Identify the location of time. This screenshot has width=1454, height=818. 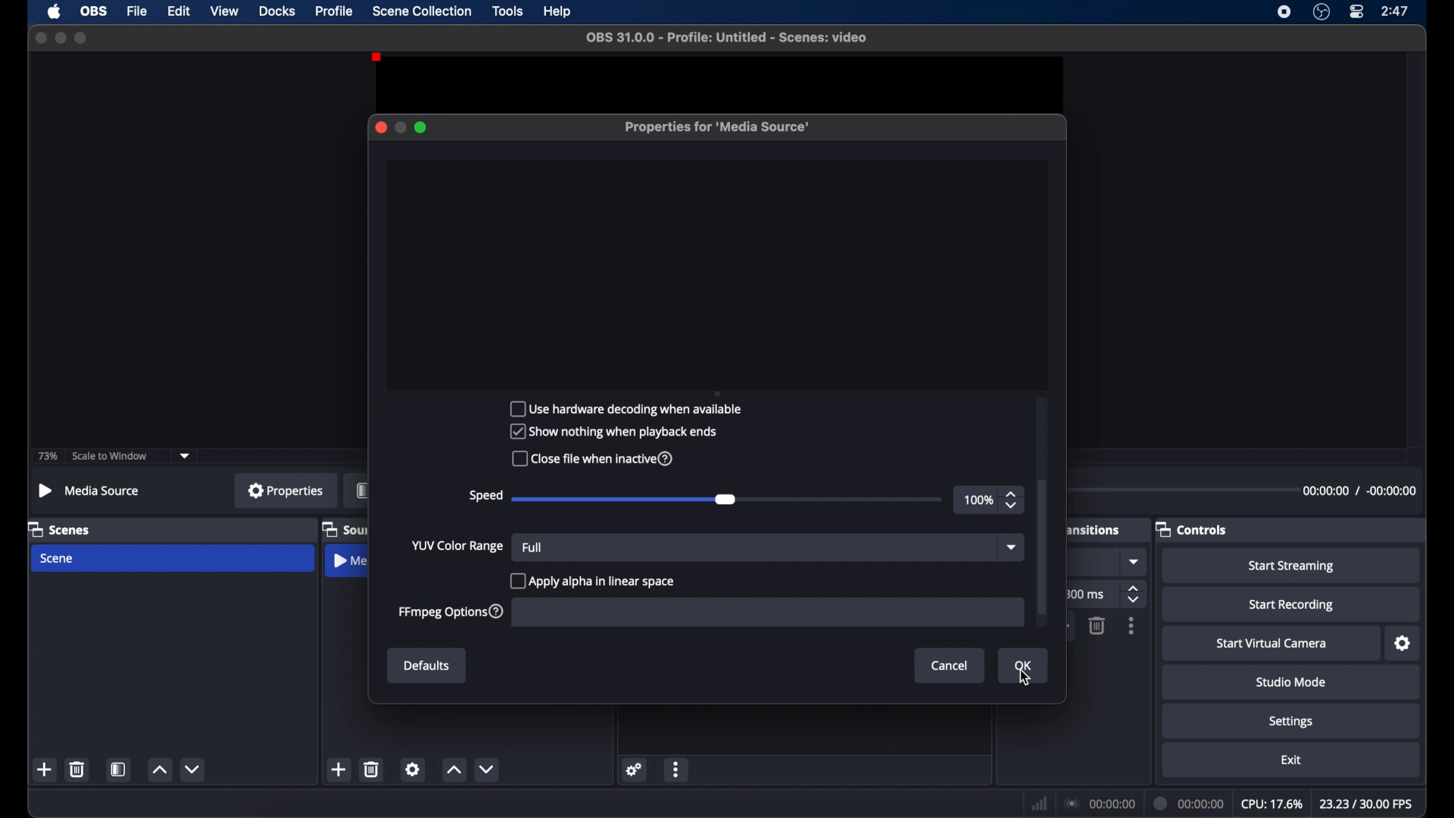
(1396, 11).